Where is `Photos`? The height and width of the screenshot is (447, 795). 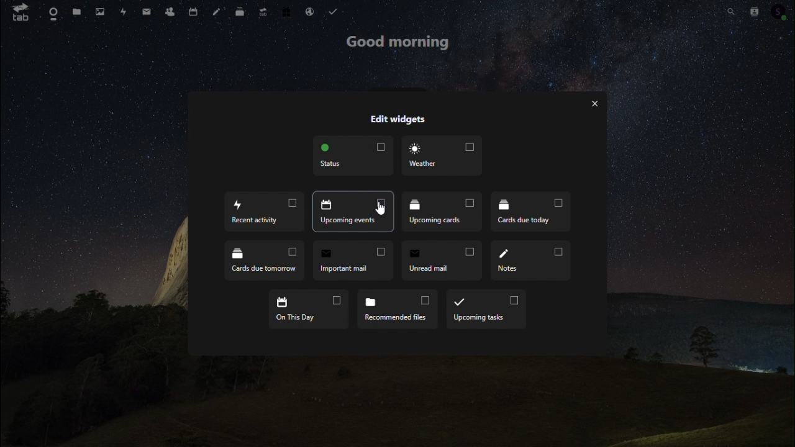
Photos is located at coordinates (99, 11).